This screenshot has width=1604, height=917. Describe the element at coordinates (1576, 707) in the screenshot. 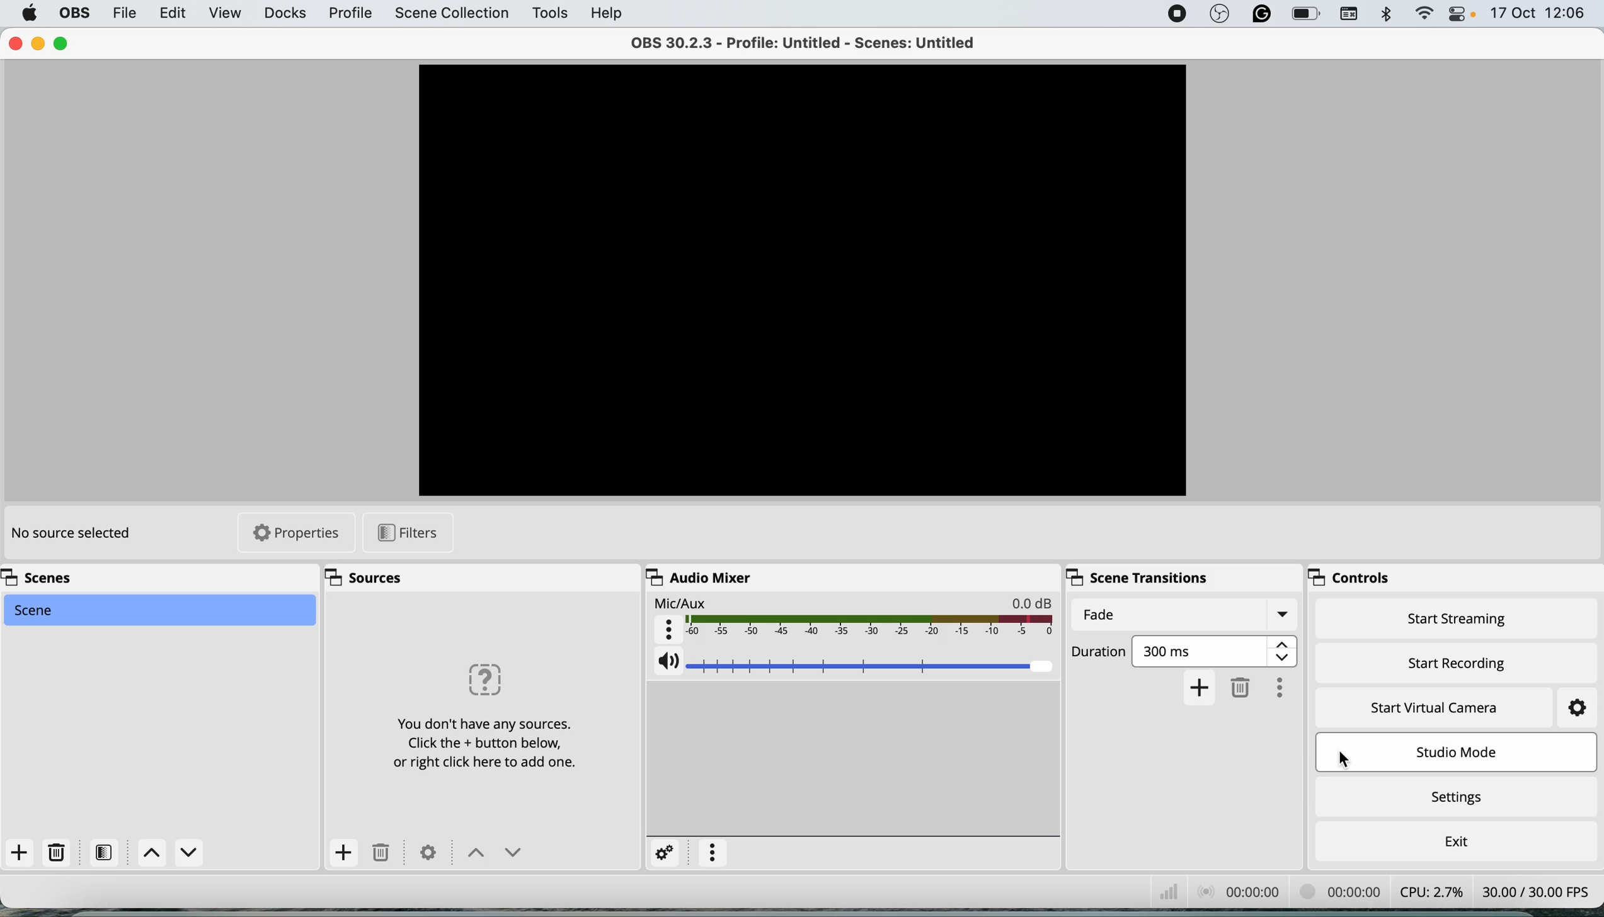

I see `settings` at that location.